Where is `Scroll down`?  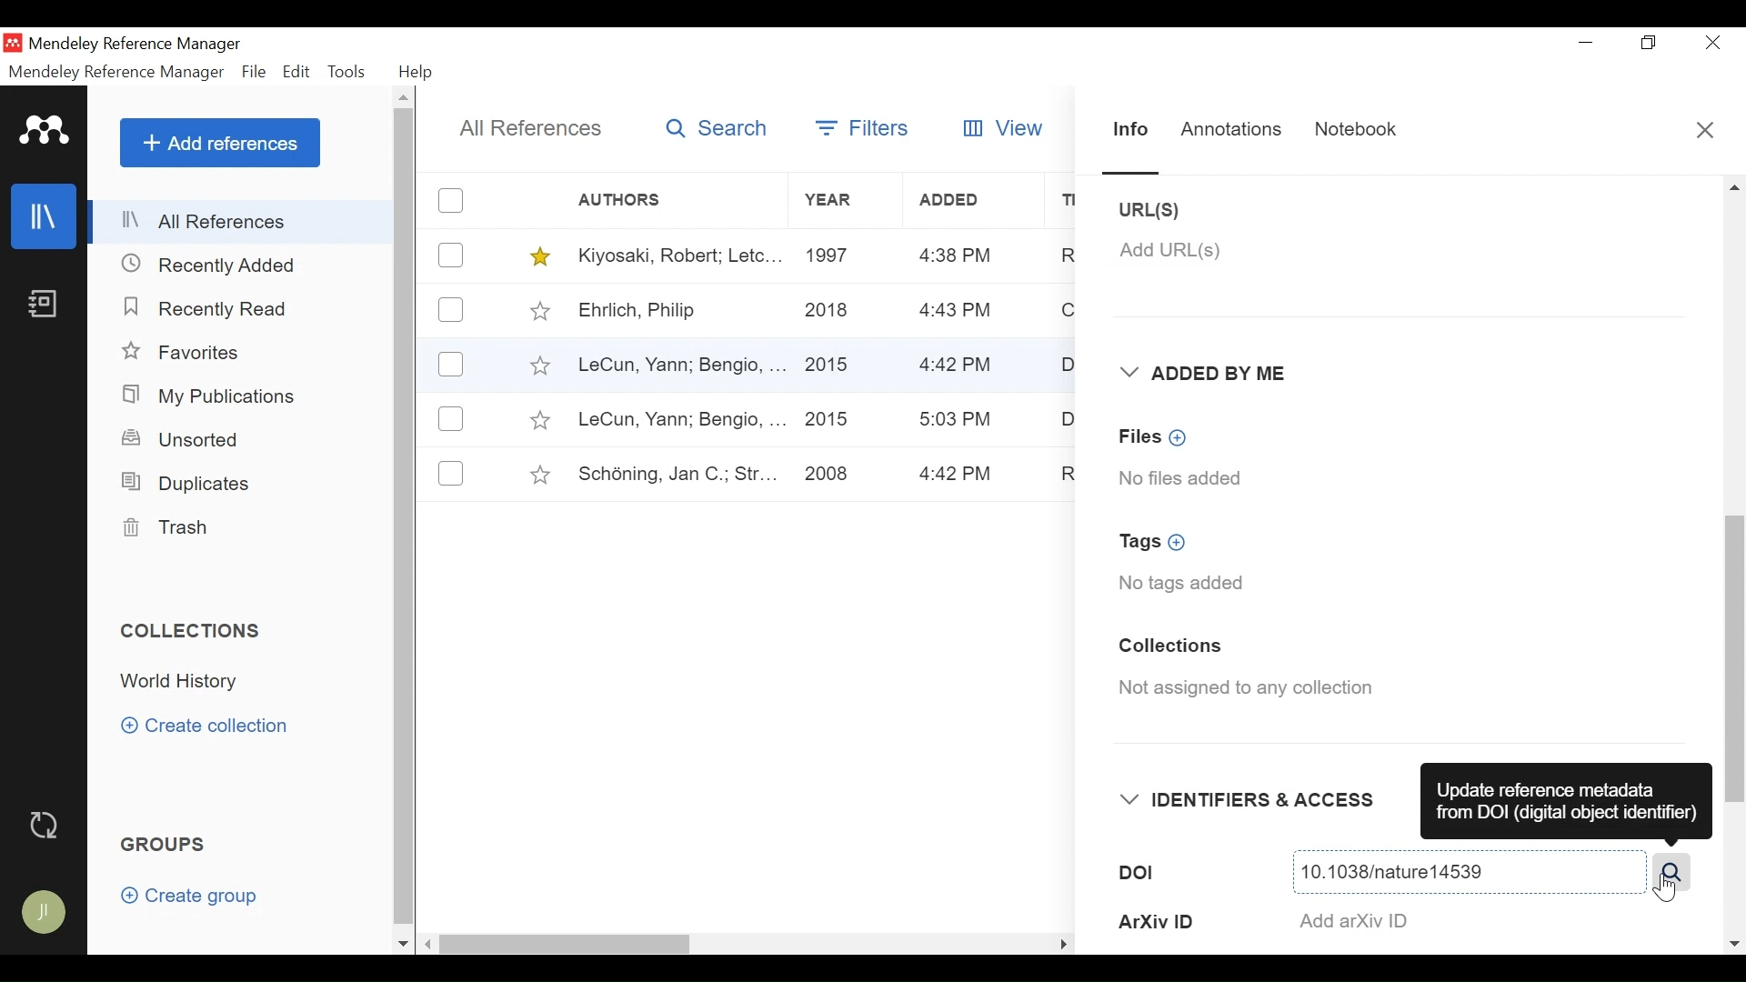 Scroll down is located at coordinates (403, 944).